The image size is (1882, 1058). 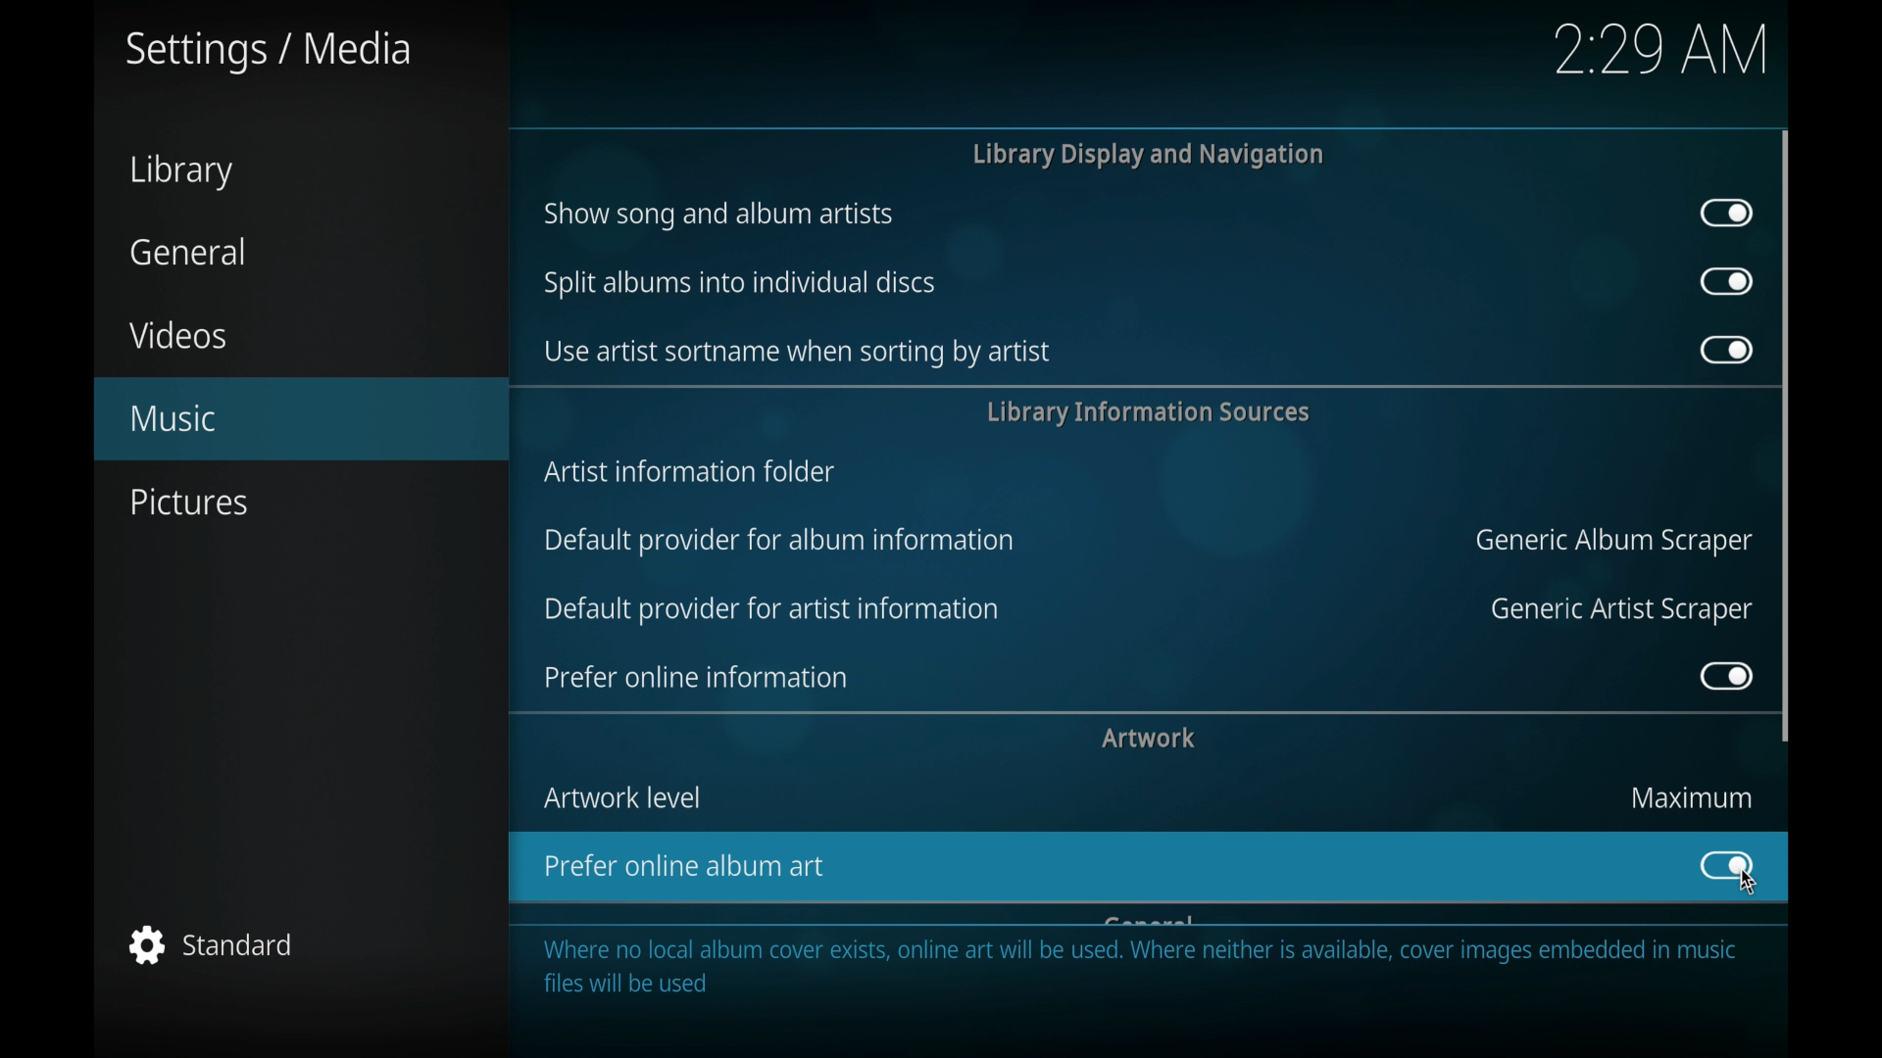 What do you see at coordinates (1727, 282) in the screenshot?
I see `toggle button` at bounding box center [1727, 282].